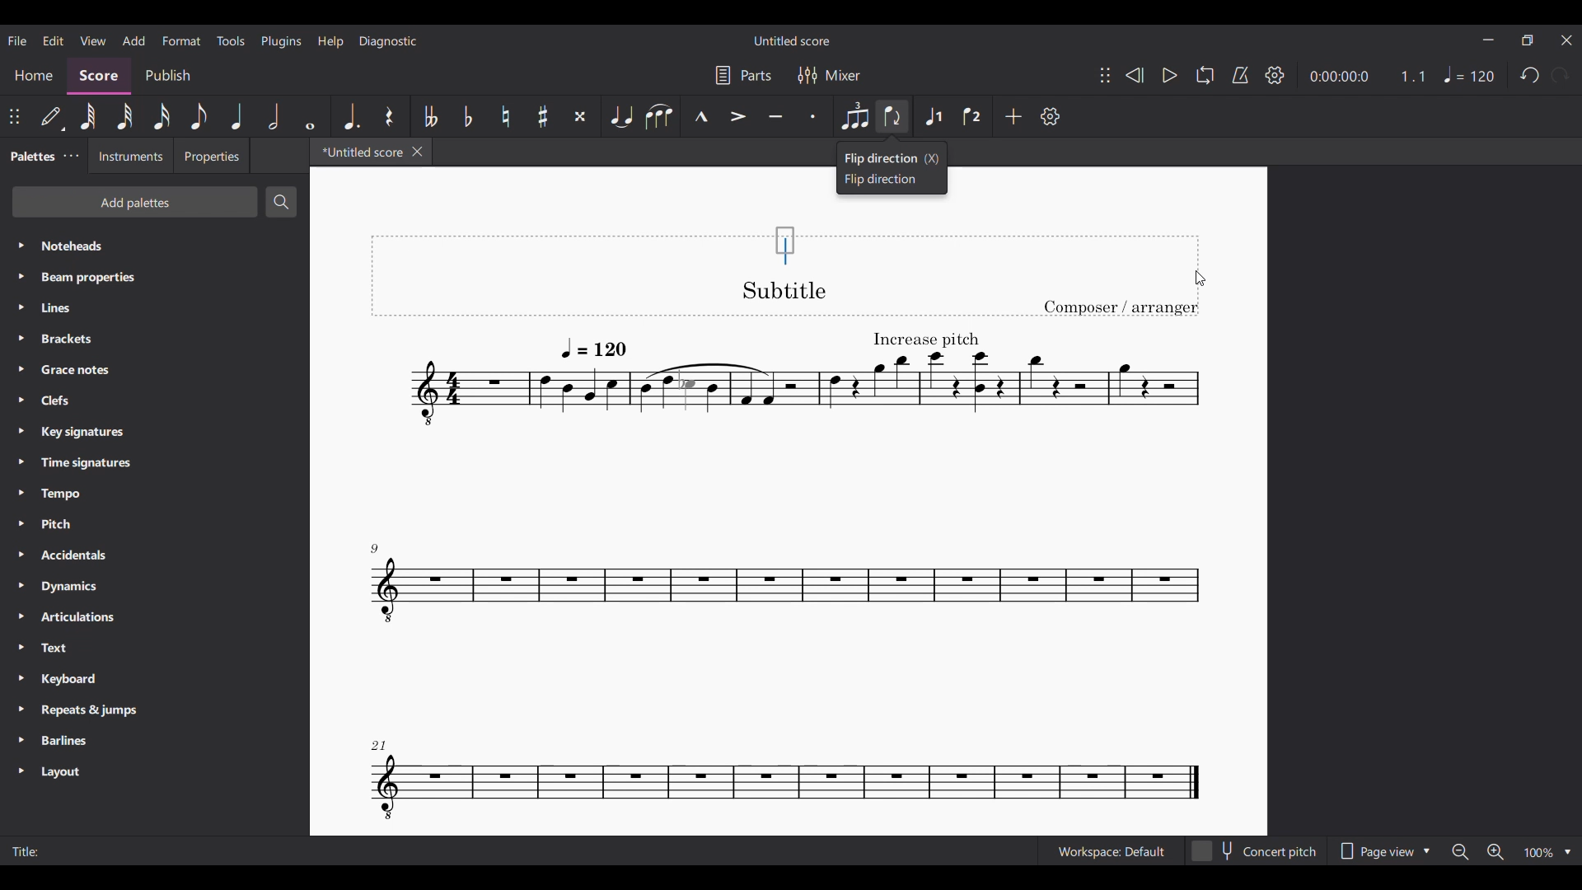 This screenshot has width=1582, height=890. I want to click on Slur, so click(659, 115).